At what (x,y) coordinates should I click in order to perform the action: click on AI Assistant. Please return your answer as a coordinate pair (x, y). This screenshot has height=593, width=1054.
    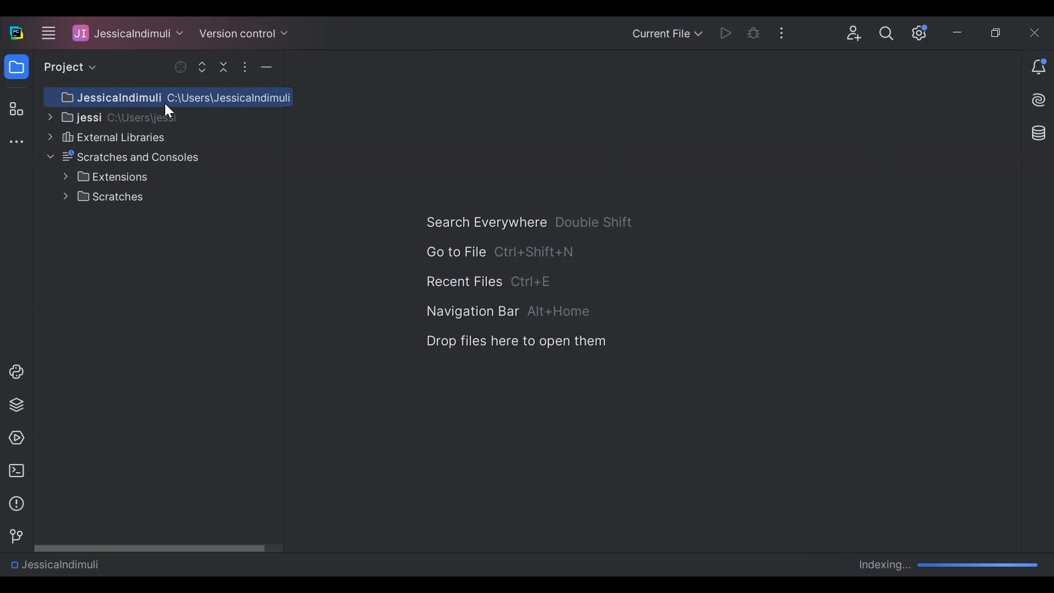
    Looking at the image, I should click on (1040, 100).